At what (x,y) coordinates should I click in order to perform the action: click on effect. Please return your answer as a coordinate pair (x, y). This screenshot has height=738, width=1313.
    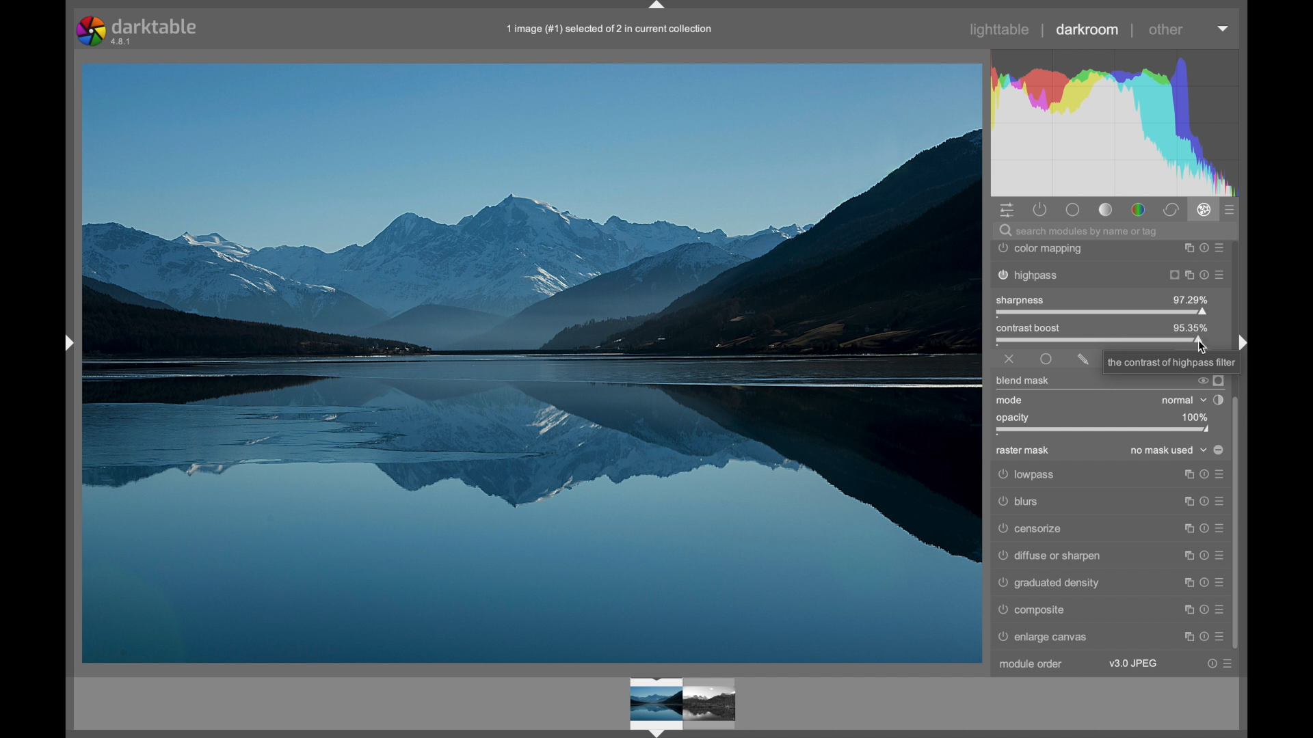
    Looking at the image, I should click on (1204, 210).